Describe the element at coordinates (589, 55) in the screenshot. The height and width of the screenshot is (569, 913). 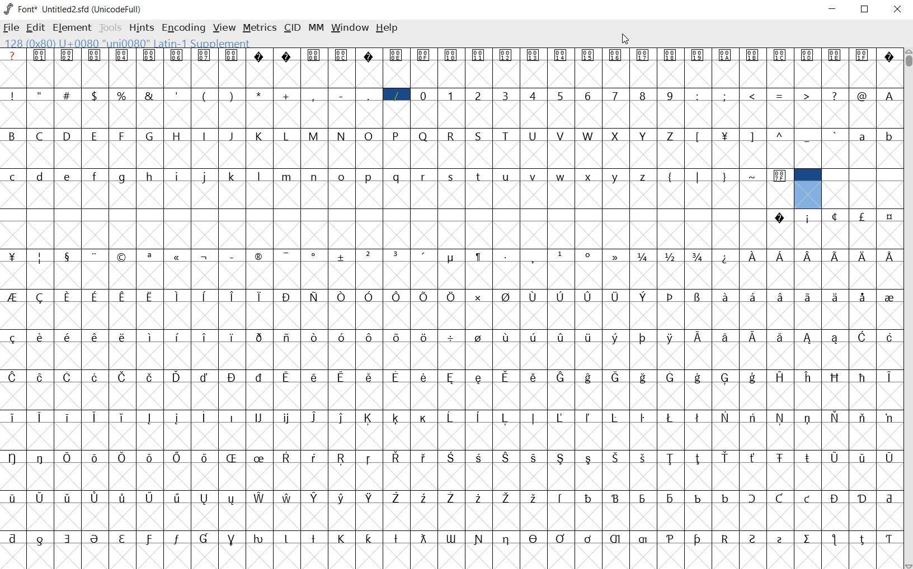
I see `Symbol` at that location.